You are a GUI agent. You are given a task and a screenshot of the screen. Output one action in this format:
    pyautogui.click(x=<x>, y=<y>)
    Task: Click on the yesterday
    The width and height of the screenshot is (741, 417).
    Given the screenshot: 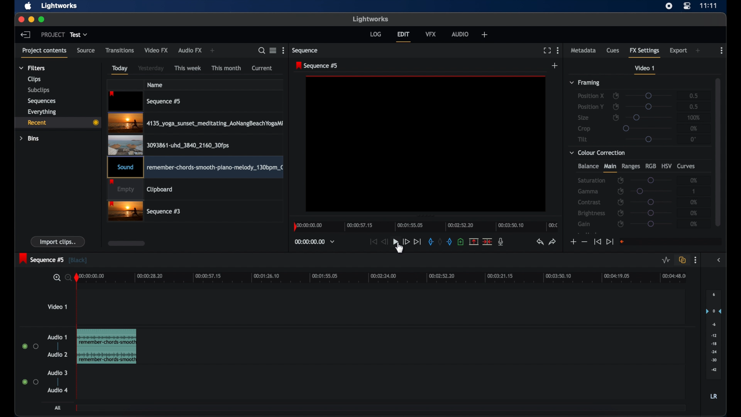 What is the action you would take?
    pyautogui.click(x=151, y=68)
    